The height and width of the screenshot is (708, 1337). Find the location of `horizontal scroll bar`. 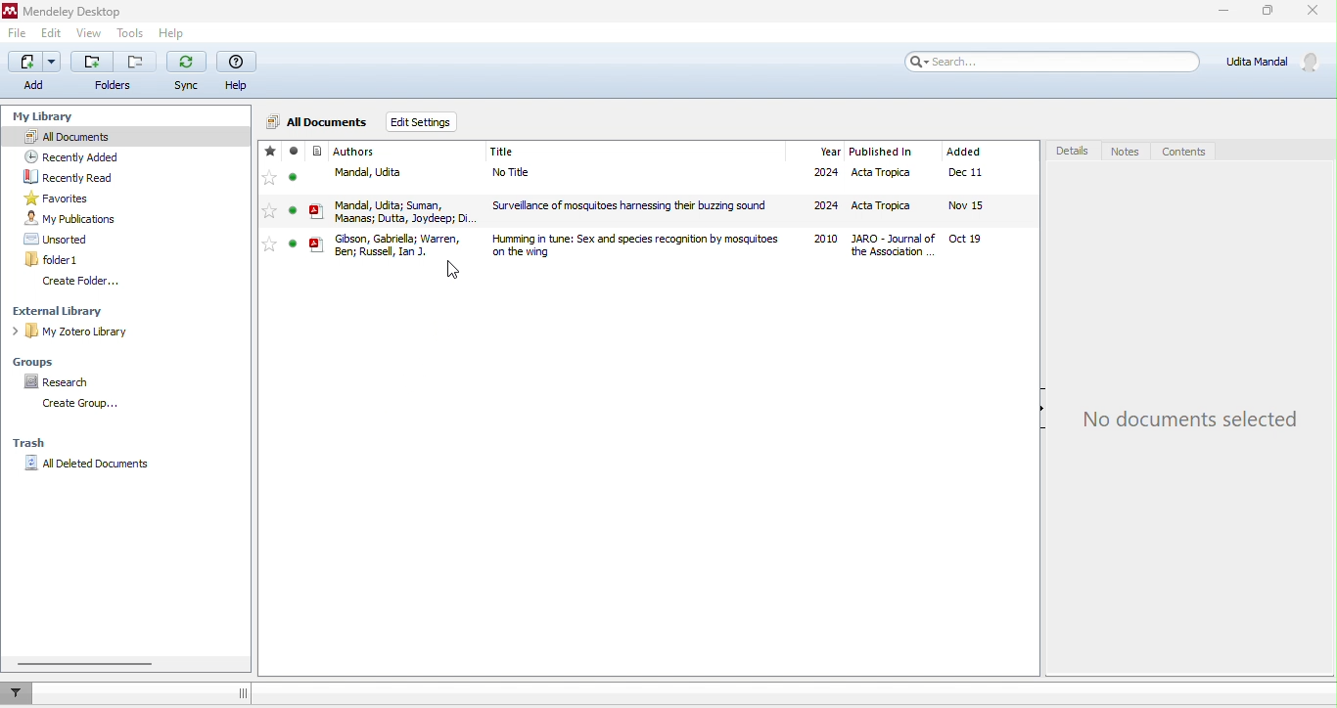

horizontal scroll bar is located at coordinates (89, 664).